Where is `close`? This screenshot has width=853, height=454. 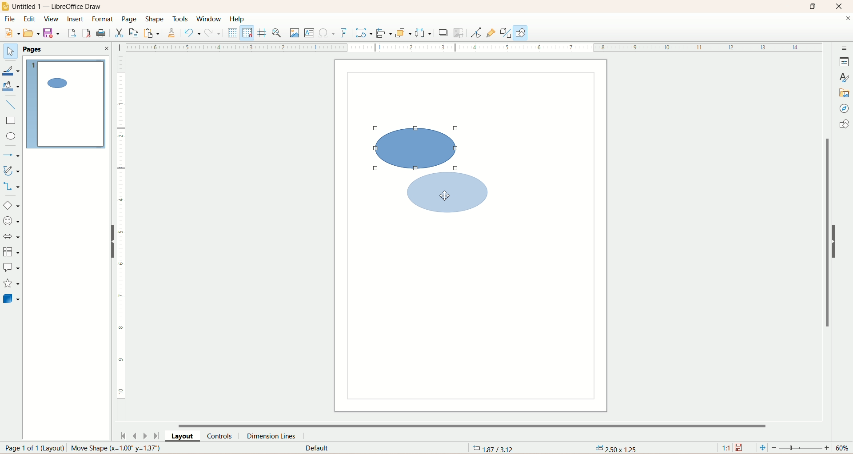
close is located at coordinates (843, 6).